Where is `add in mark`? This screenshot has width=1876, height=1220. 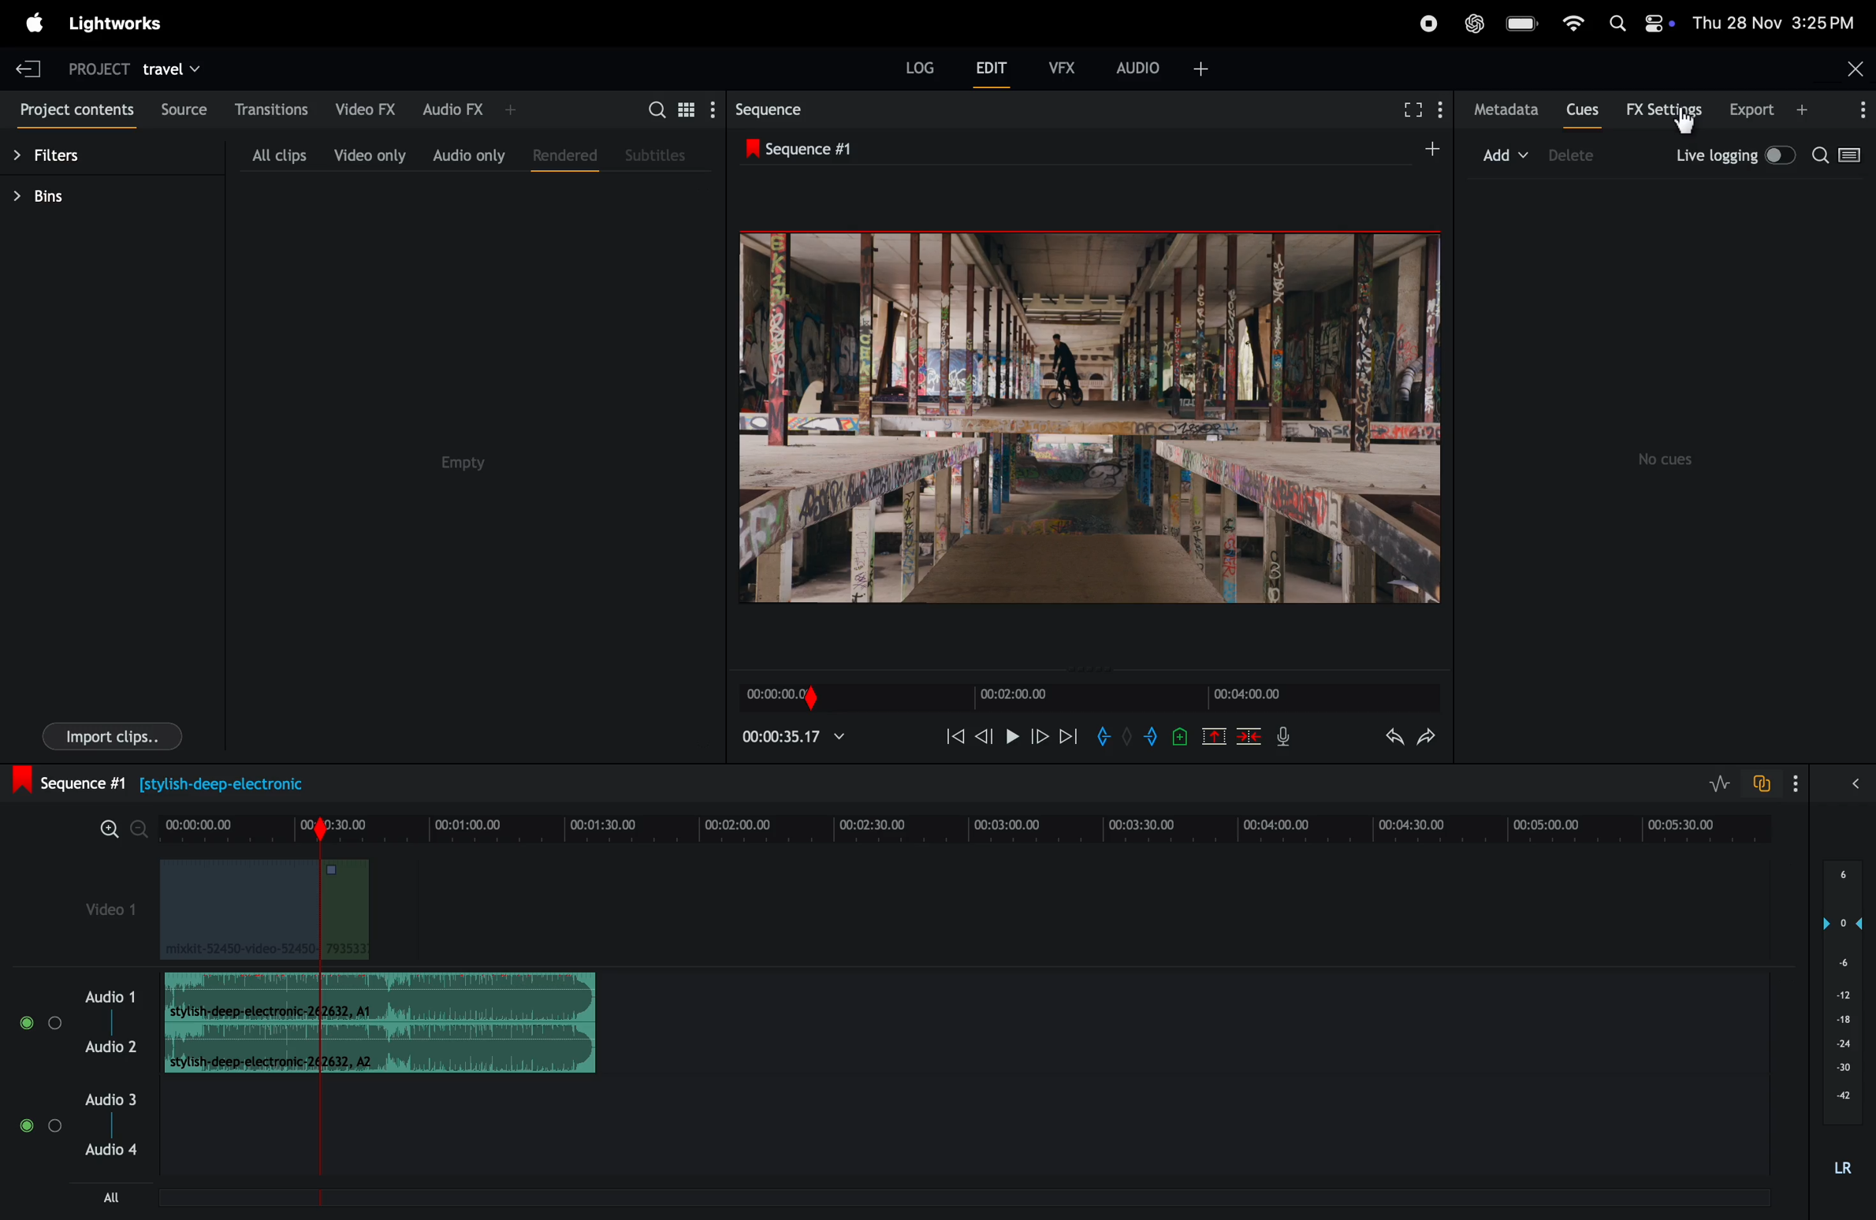 add in mark is located at coordinates (1105, 740).